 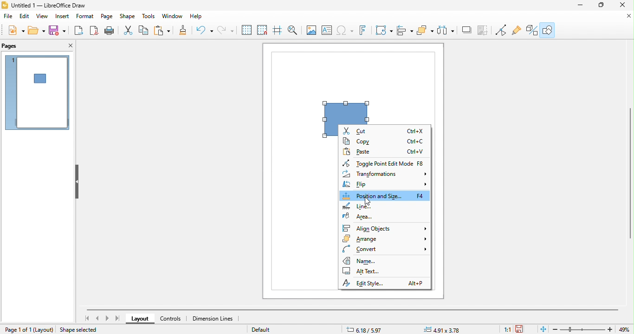 I want to click on layout, so click(x=141, y=319).